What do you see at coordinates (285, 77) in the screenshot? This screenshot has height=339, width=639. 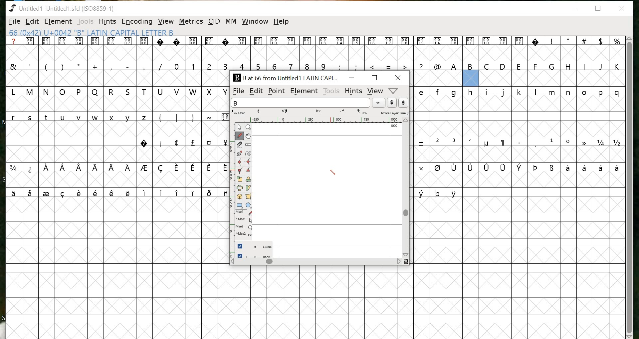 I see `B at 66 from Untitled1 LATIN CAPI...` at bounding box center [285, 77].